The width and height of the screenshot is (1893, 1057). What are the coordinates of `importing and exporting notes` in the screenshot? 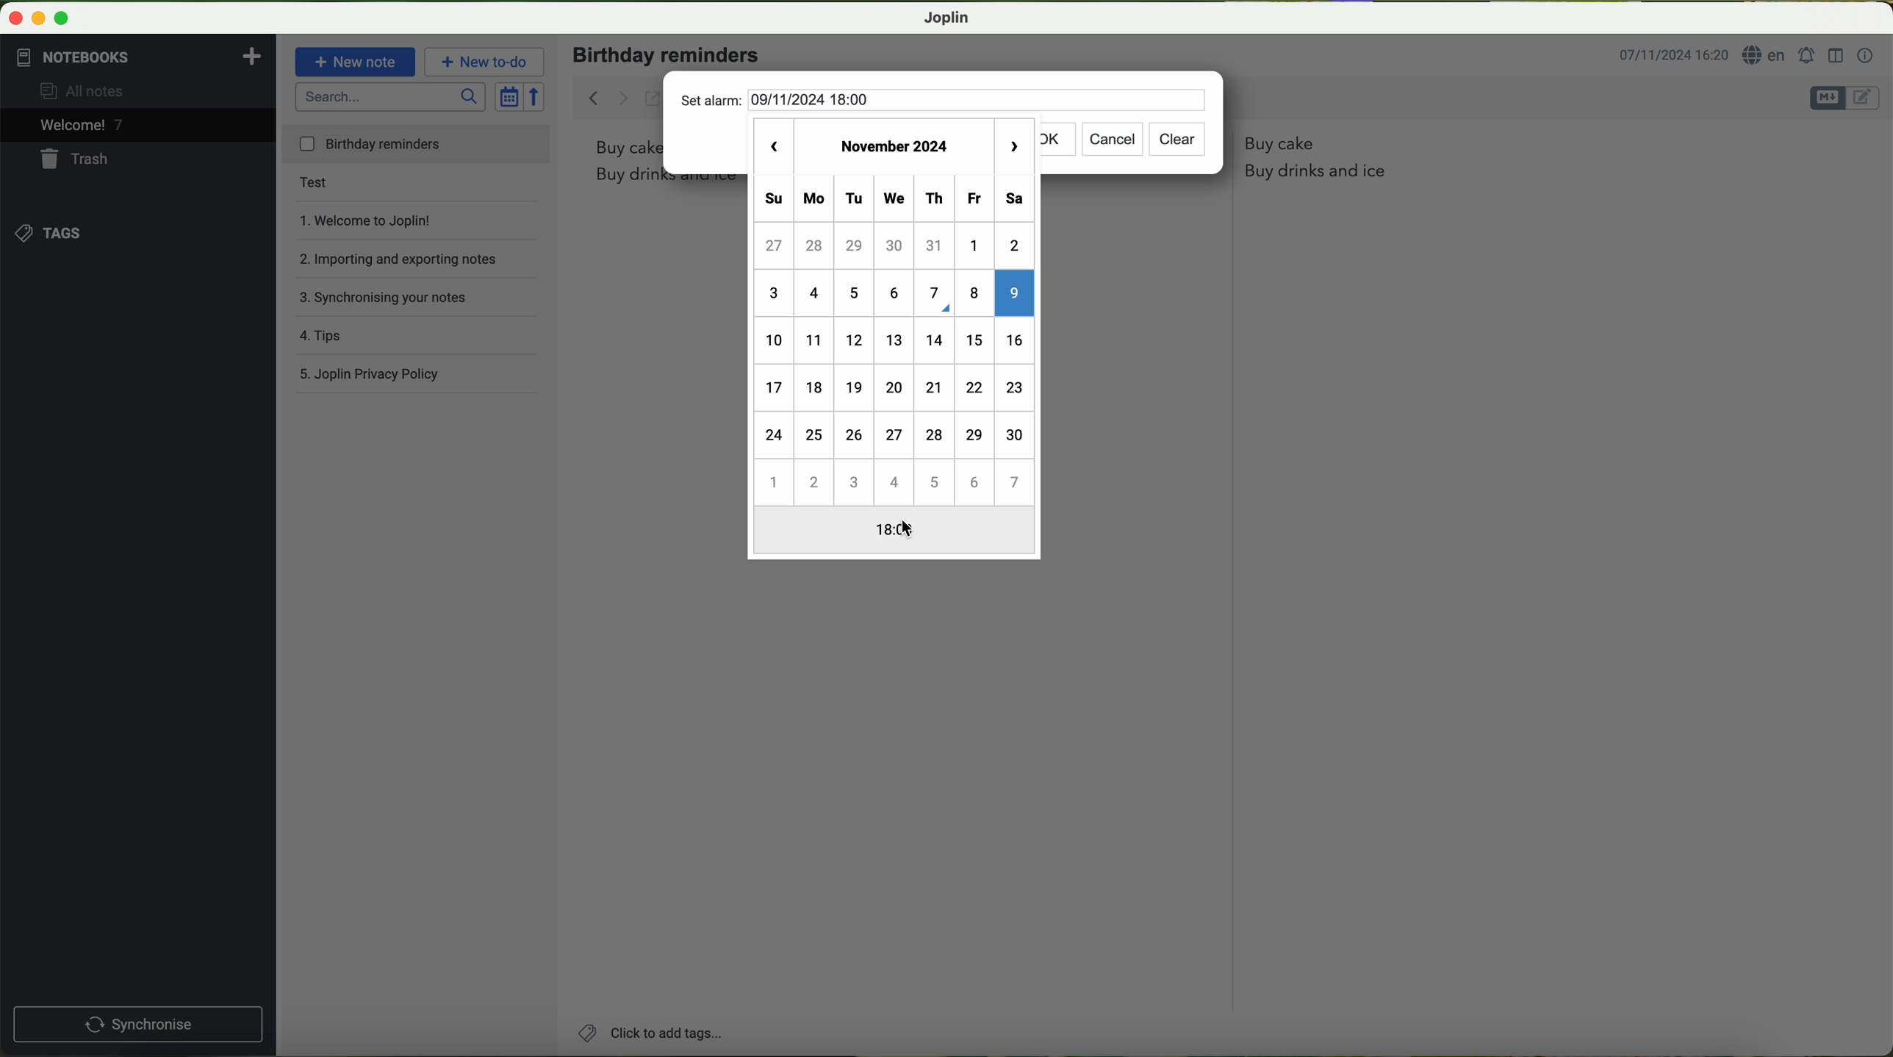 It's located at (406, 255).